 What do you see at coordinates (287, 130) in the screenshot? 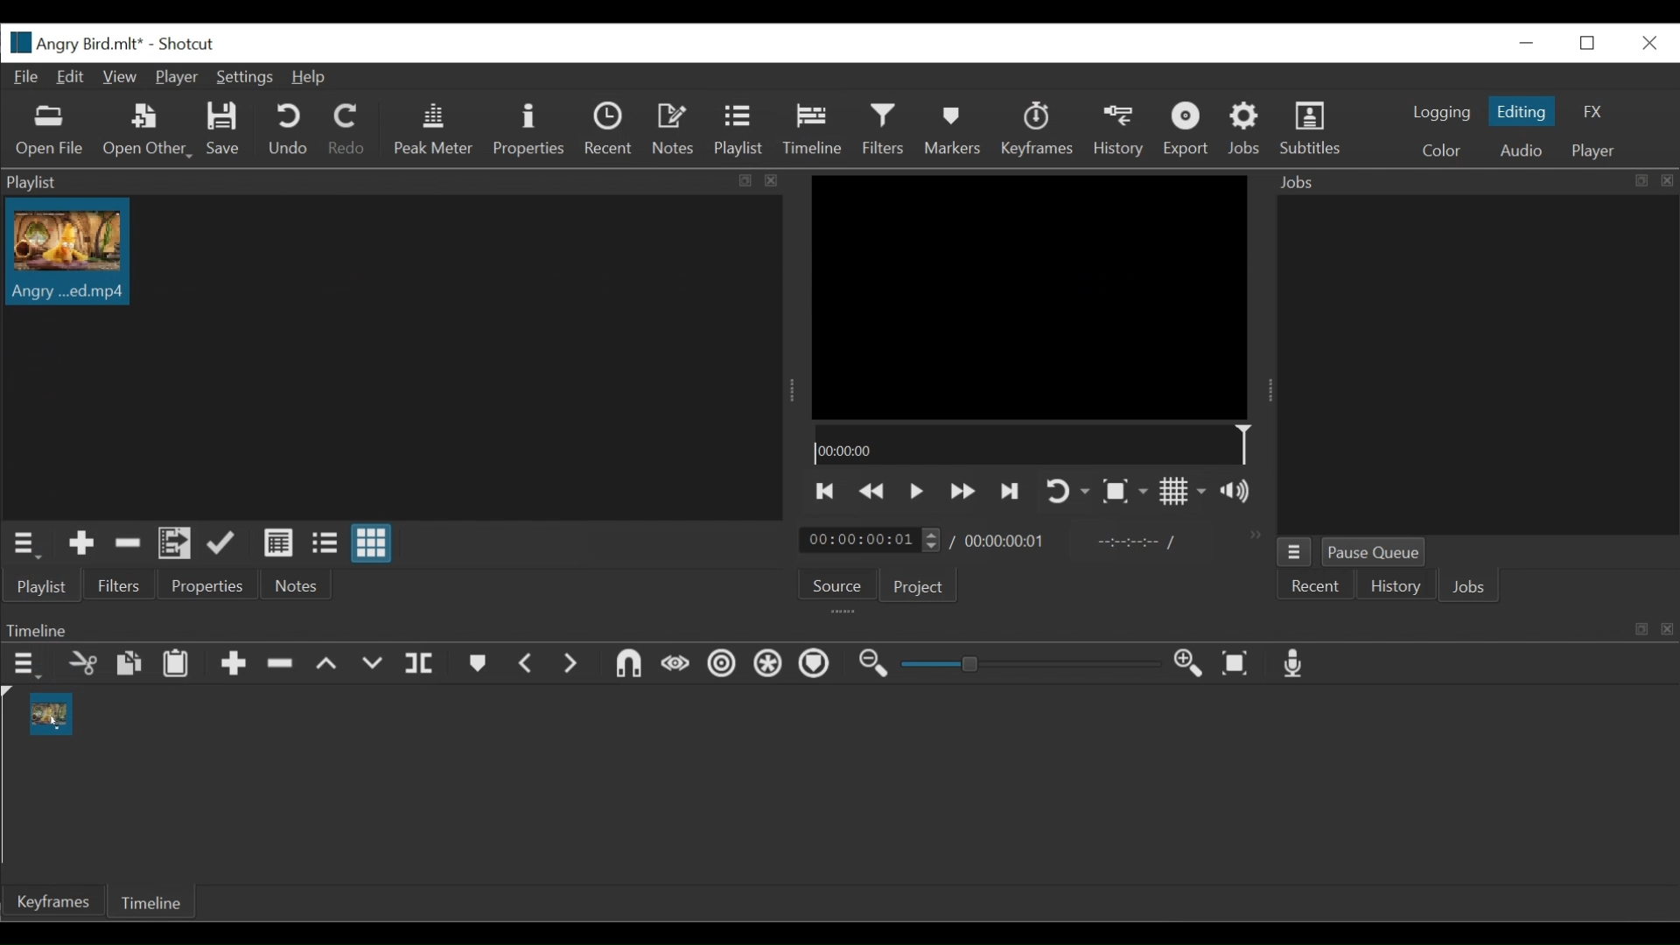
I see `Undo` at bounding box center [287, 130].